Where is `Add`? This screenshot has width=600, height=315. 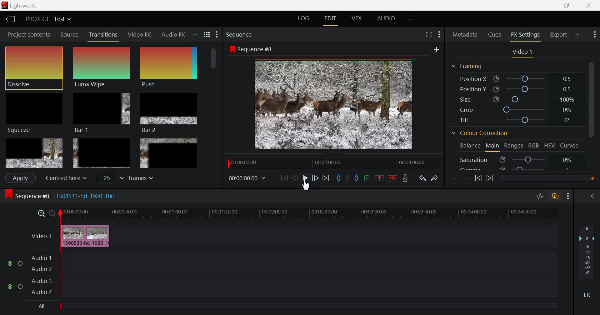 Add is located at coordinates (437, 49).